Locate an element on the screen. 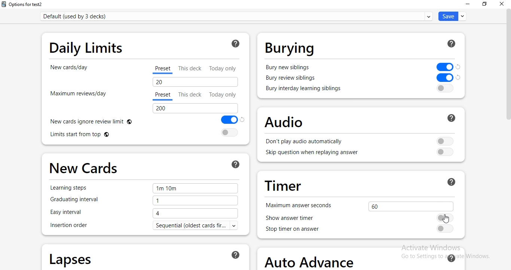 Image resolution: width=511 pixels, height=270 pixels. today only is located at coordinates (224, 68).